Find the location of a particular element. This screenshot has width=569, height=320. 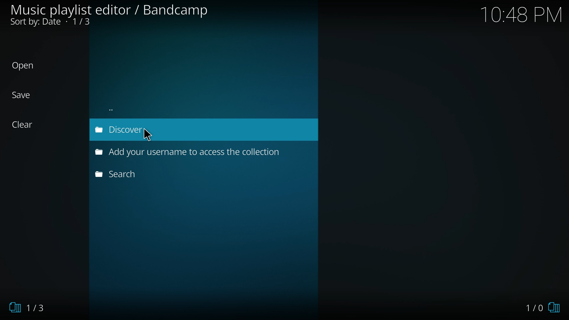

Cursor is located at coordinates (152, 138).